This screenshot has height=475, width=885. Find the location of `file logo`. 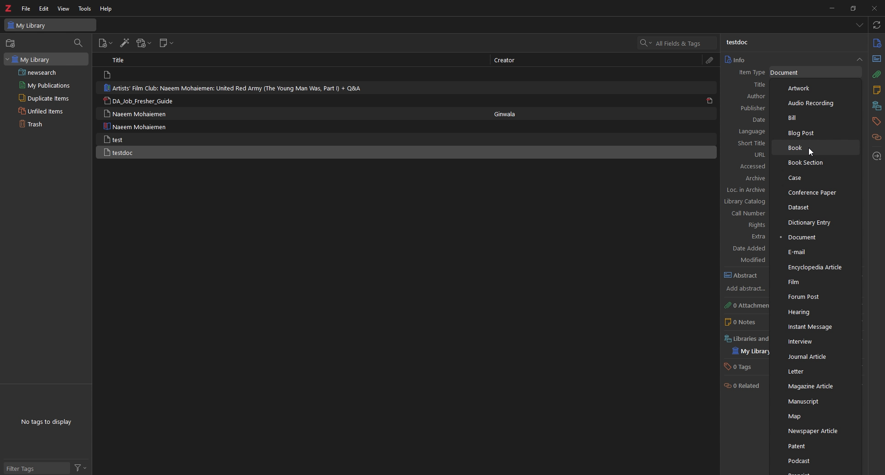

file logo is located at coordinates (109, 75).